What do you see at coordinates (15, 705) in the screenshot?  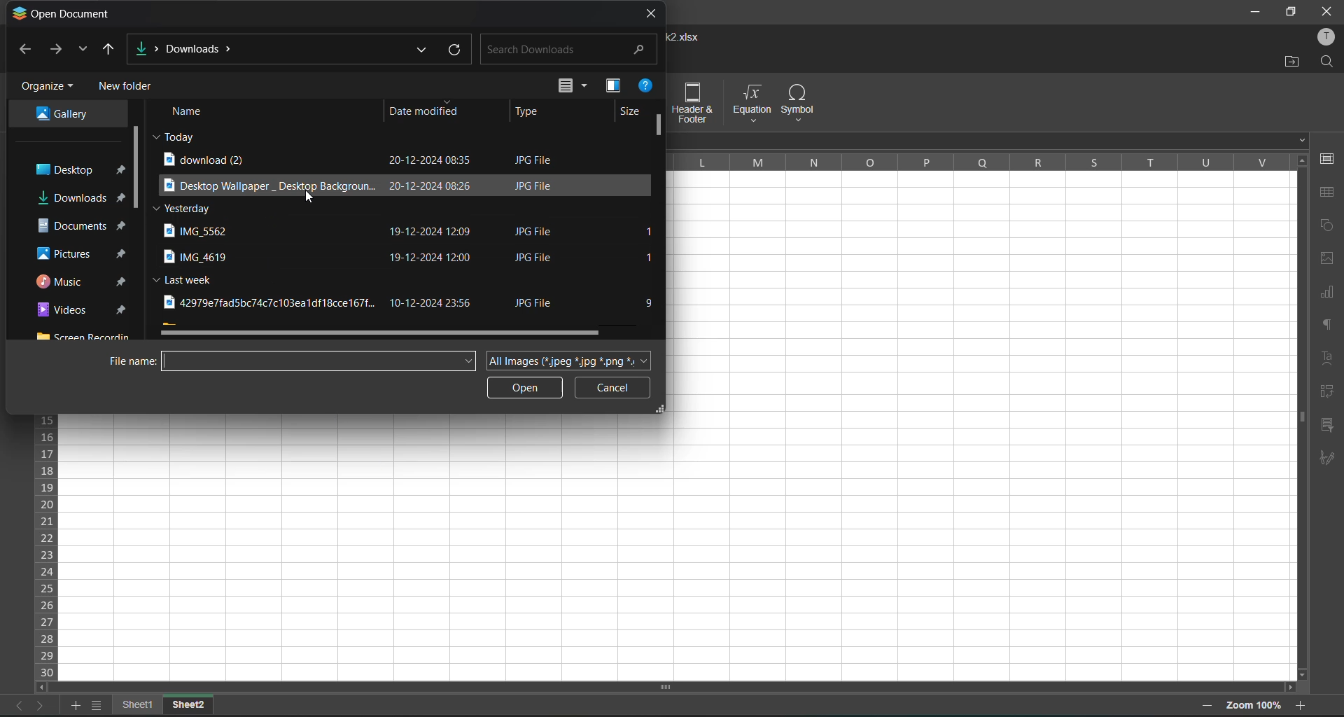 I see `previous` at bounding box center [15, 705].